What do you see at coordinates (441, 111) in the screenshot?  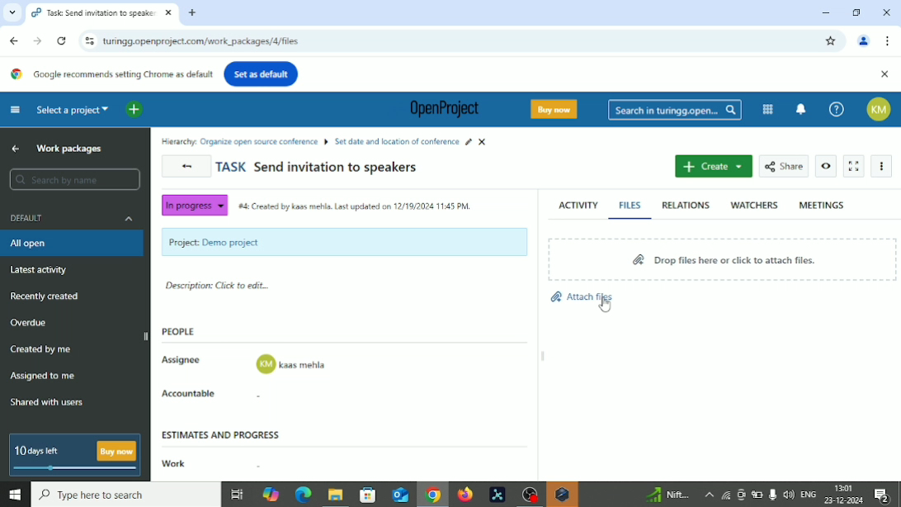 I see `OpenProject` at bounding box center [441, 111].